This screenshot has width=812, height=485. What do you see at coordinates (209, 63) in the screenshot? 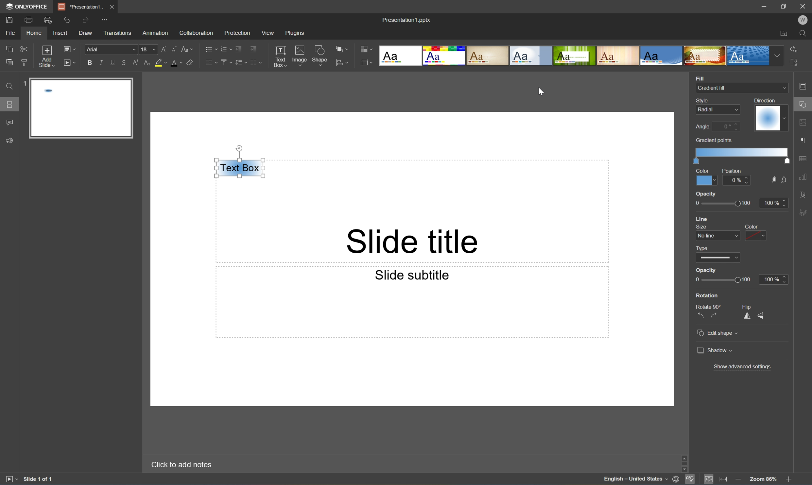
I see `Horizontally align` at bounding box center [209, 63].